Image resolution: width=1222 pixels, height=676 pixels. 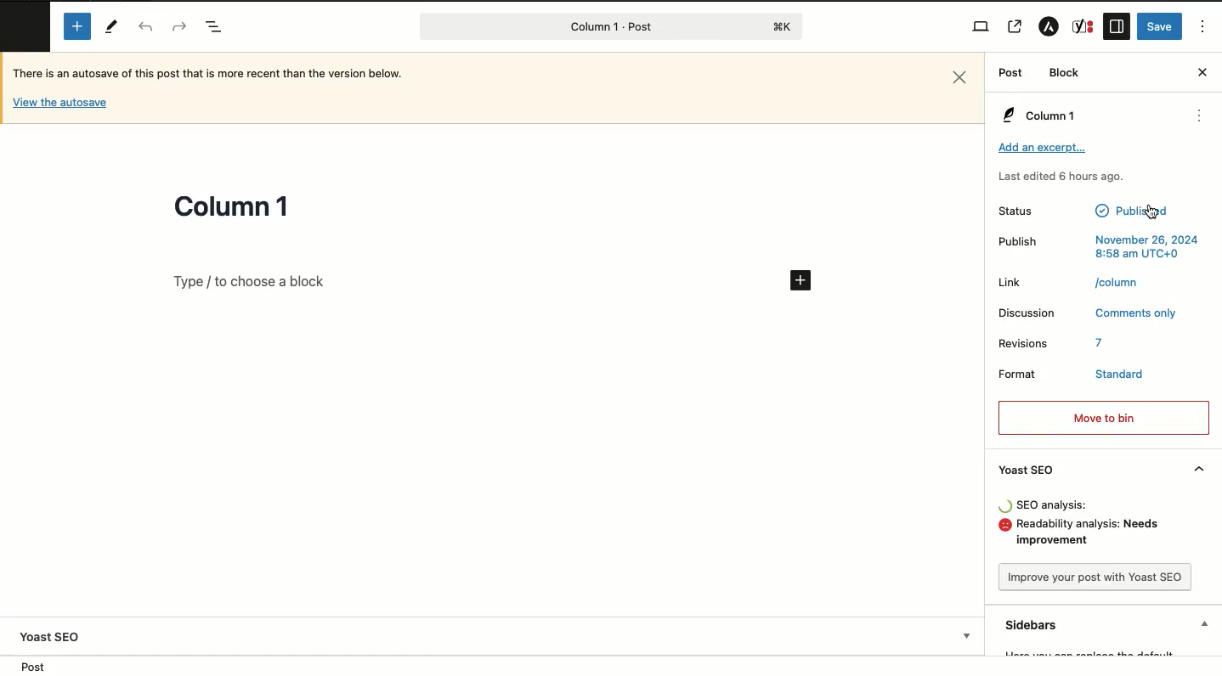 What do you see at coordinates (1065, 72) in the screenshot?
I see `Block` at bounding box center [1065, 72].